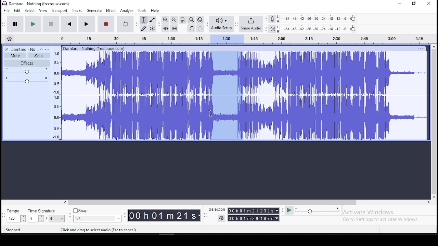 The width and height of the screenshot is (438, 246). Describe the element at coordinates (289, 210) in the screenshot. I see `Play` at that location.